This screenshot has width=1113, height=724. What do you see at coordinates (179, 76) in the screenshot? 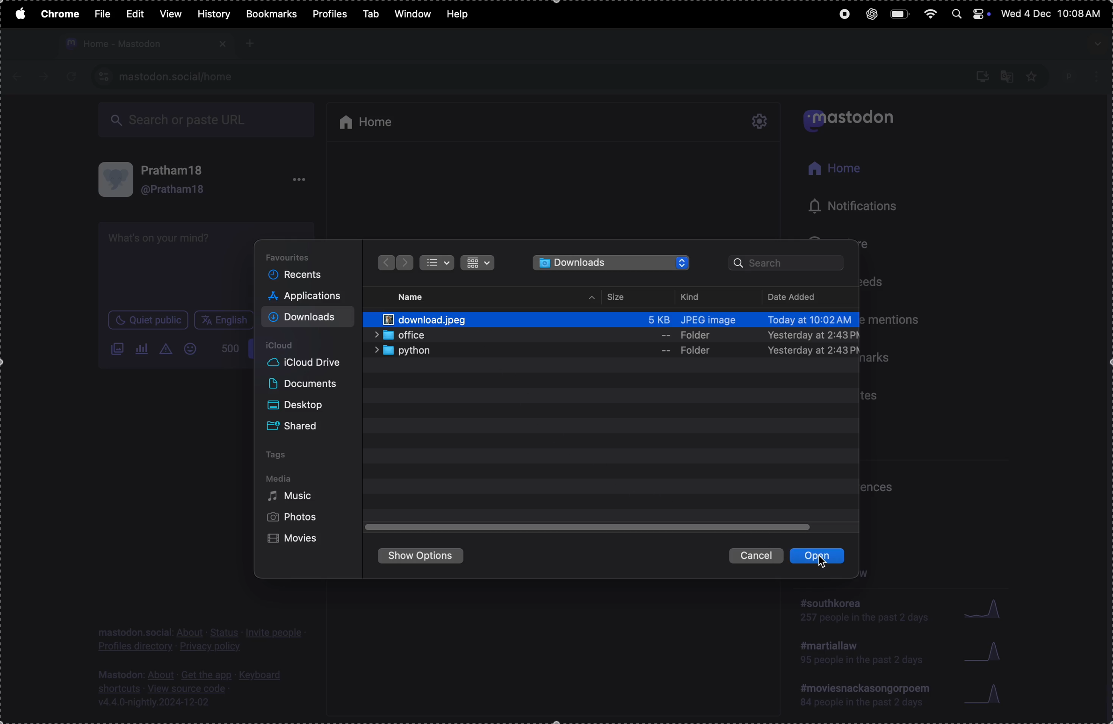
I see `Mastdon url` at bounding box center [179, 76].